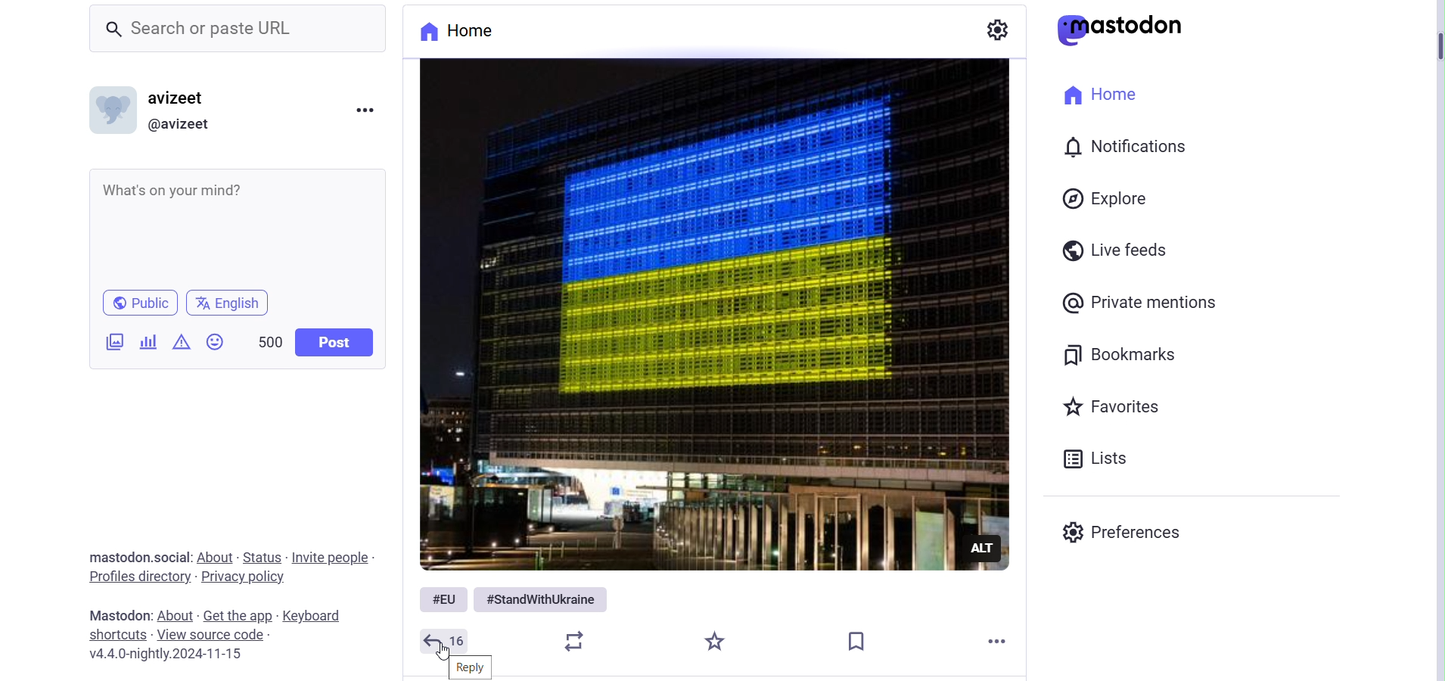 The image size is (1445, 681). What do you see at coordinates (1113, 406) in the screenshot?
I see `Favorites` at bounding box center [1113, 406].